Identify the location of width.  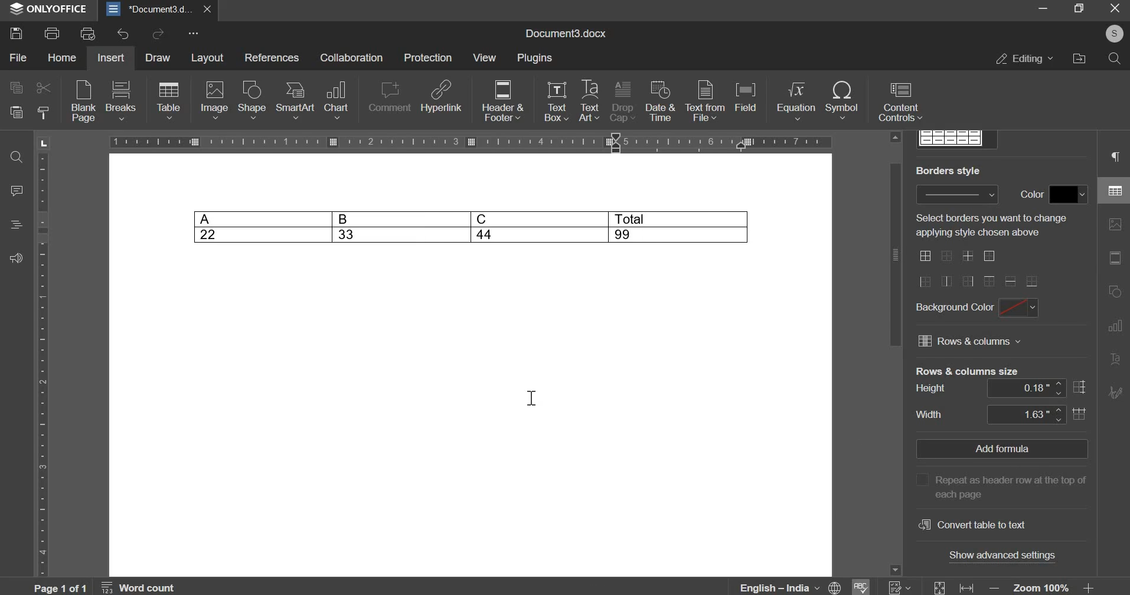
(1037, 414).